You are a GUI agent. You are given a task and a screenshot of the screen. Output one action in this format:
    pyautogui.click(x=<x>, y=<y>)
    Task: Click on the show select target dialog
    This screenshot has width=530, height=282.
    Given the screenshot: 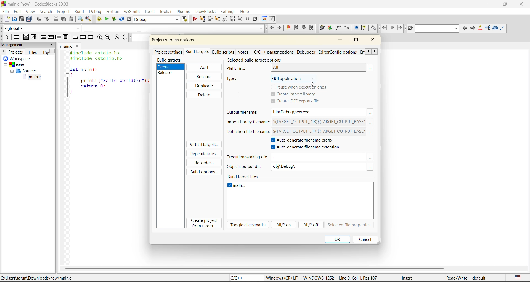 What is the action you would take?
    pyautogui.click(x=185, y=19)
    